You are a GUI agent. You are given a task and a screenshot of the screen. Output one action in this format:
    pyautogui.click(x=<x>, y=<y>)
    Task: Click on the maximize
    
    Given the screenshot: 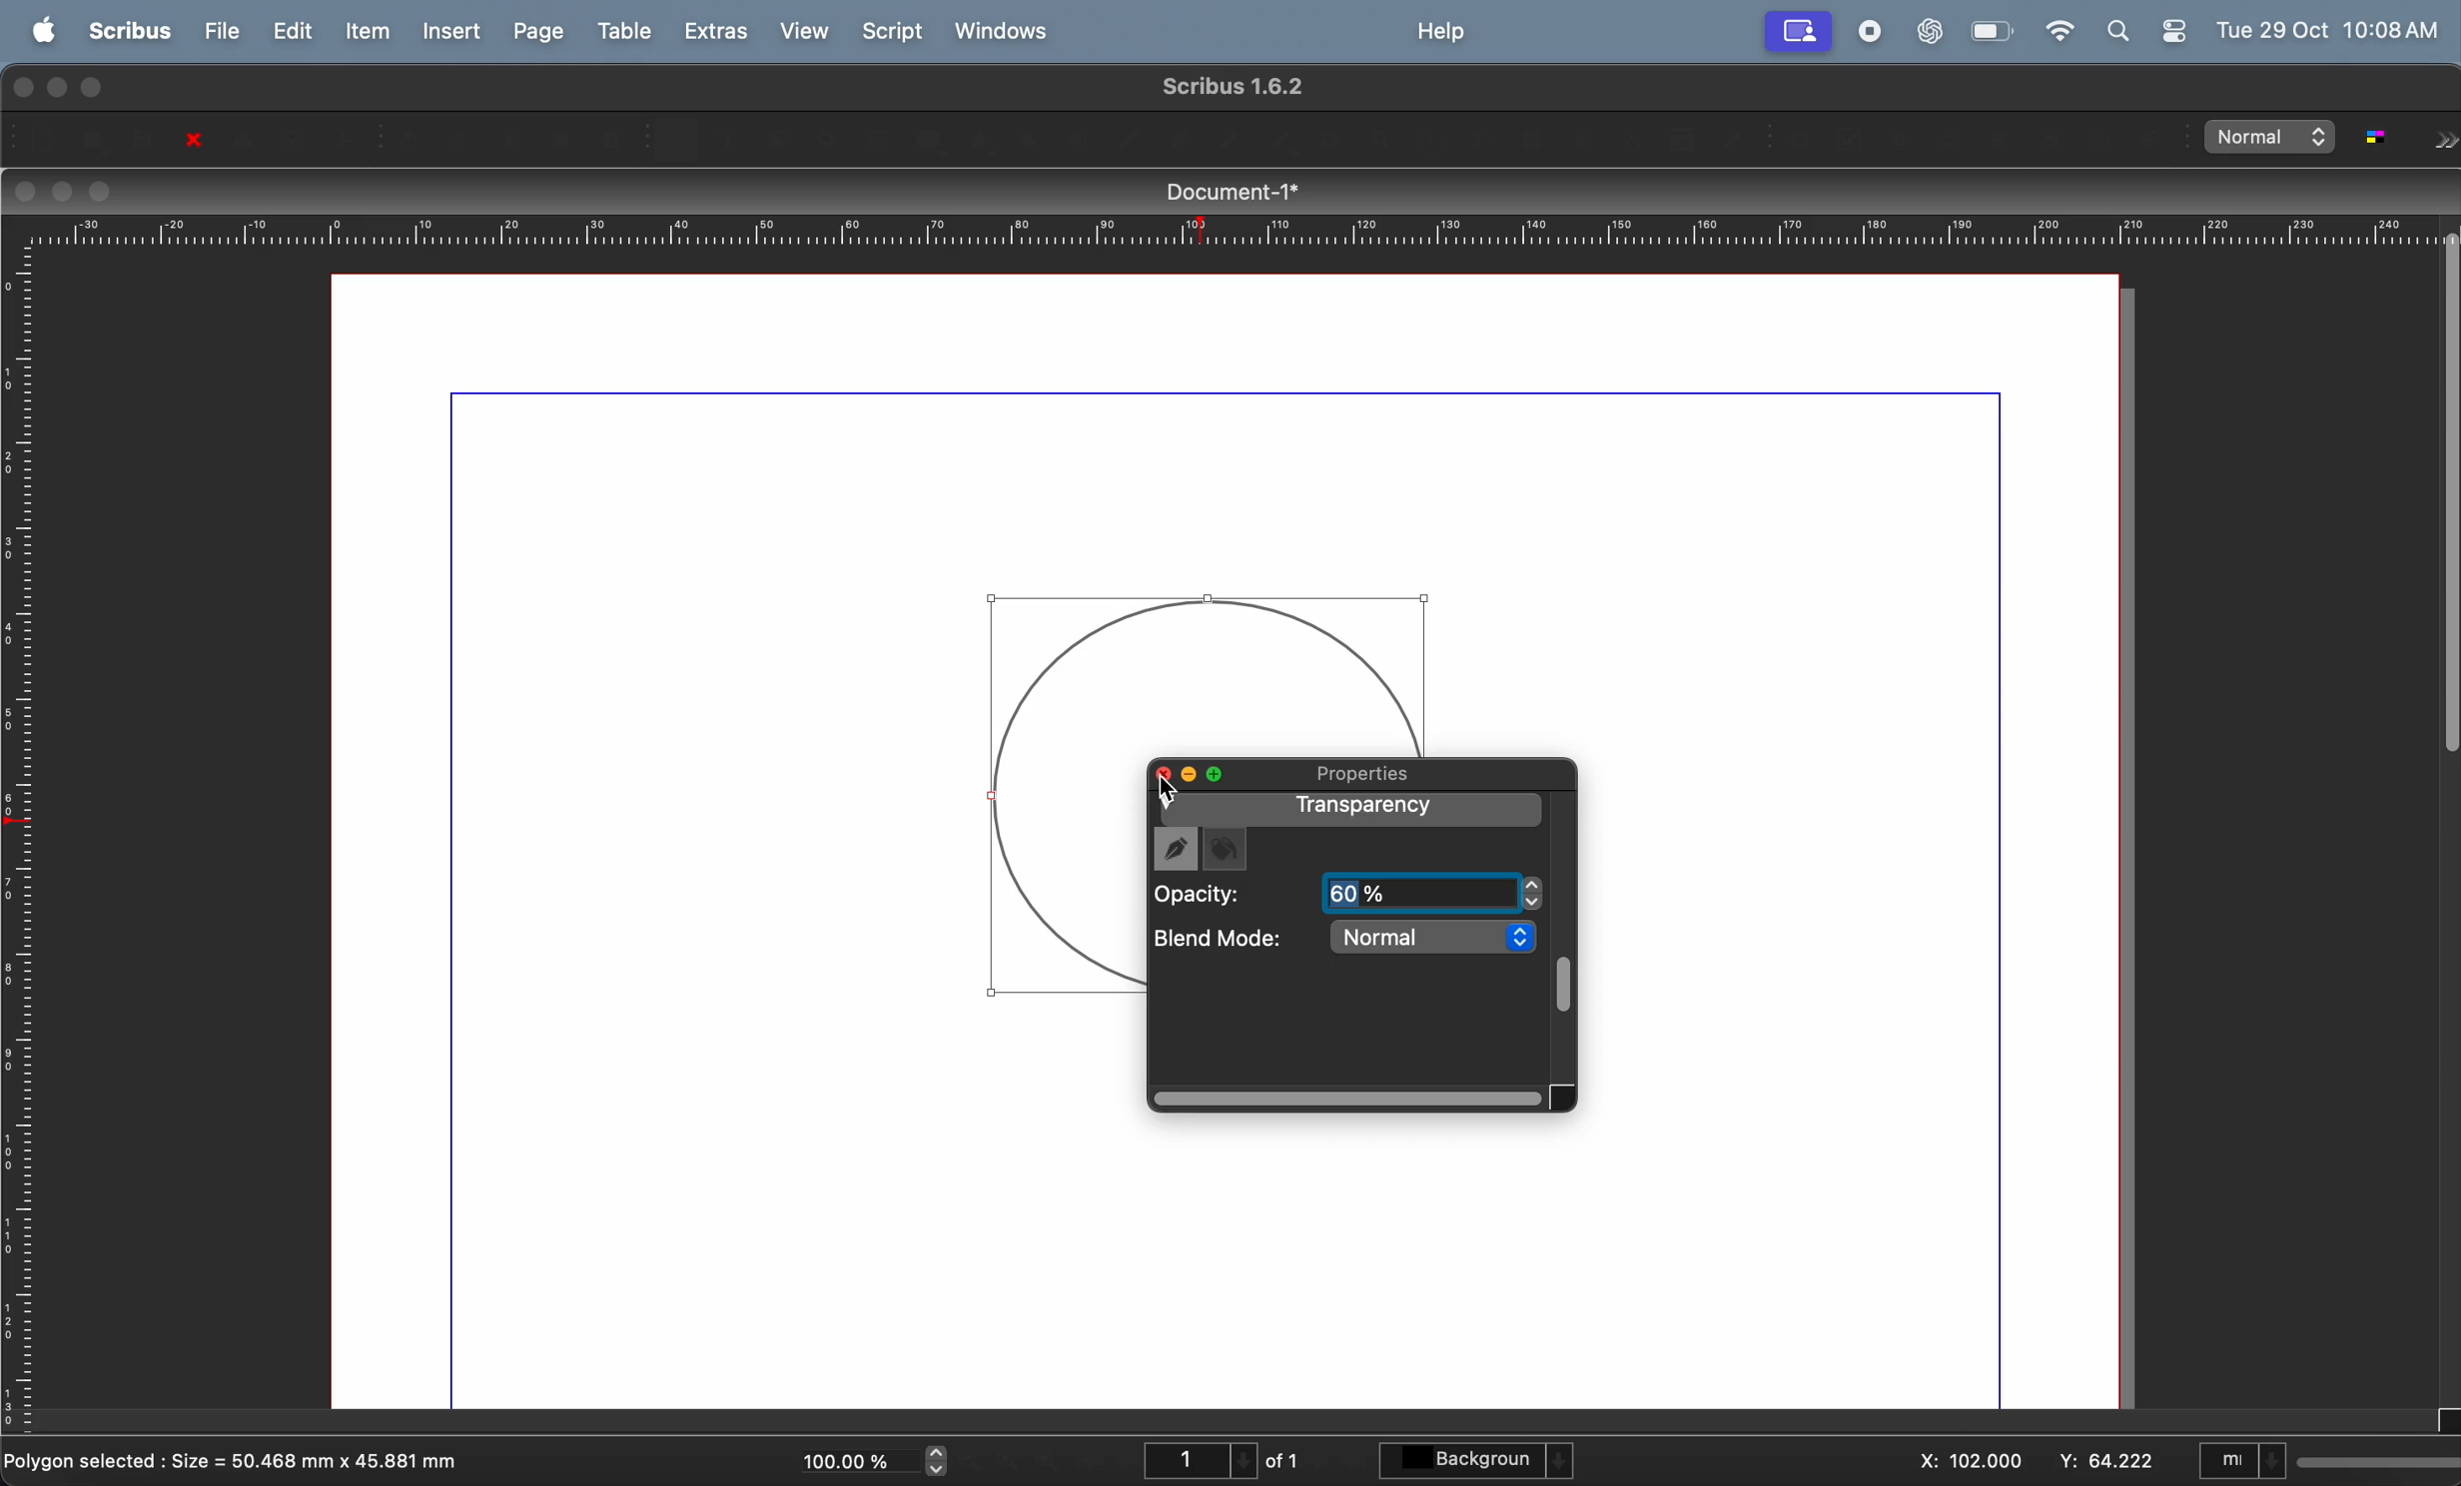 What is the action you would take?
    pyautogui.click(x=99, y=88)
    